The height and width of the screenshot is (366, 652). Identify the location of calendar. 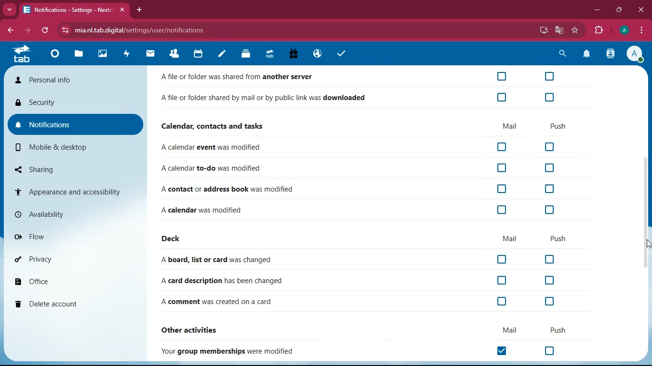
(198, 54).